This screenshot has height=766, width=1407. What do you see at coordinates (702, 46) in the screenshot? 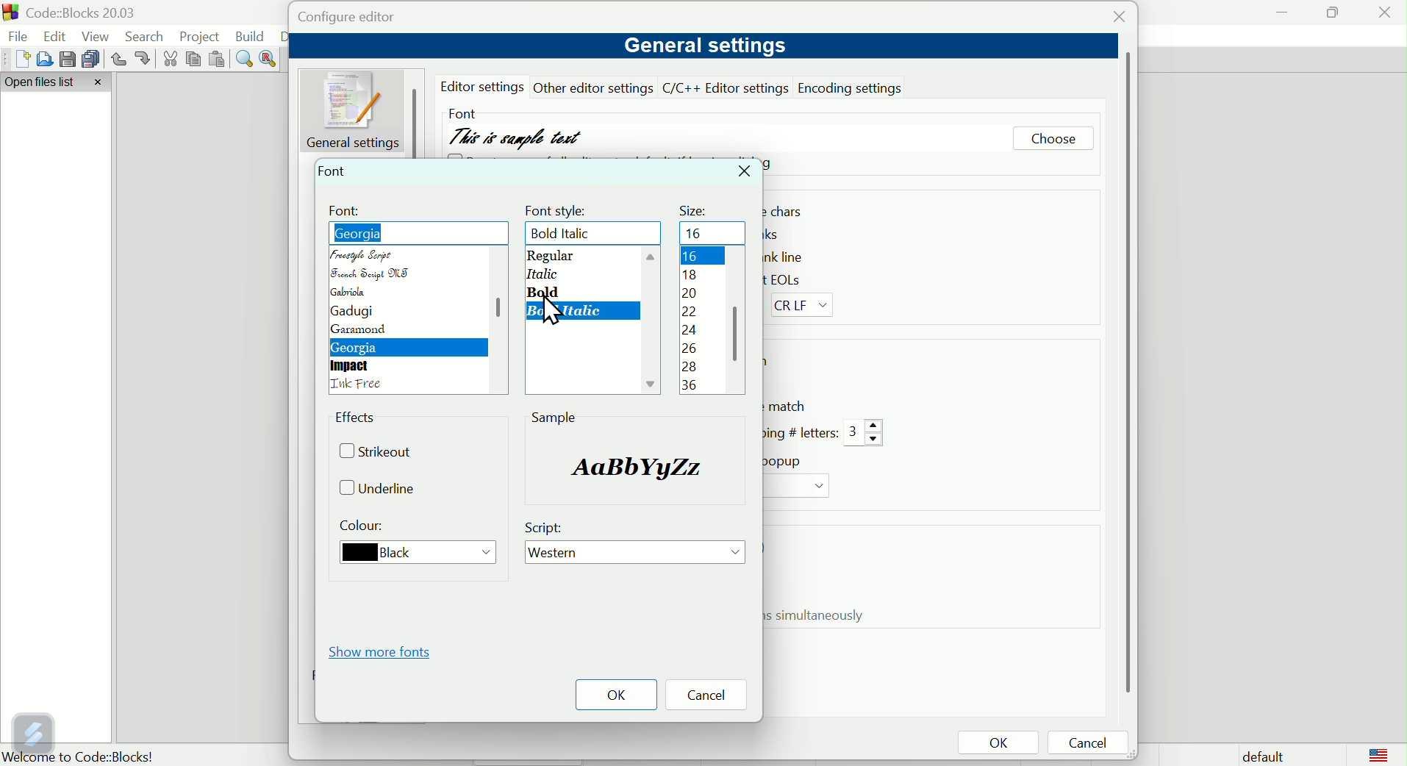
I see `General settings` at bounding box center [702, 46].